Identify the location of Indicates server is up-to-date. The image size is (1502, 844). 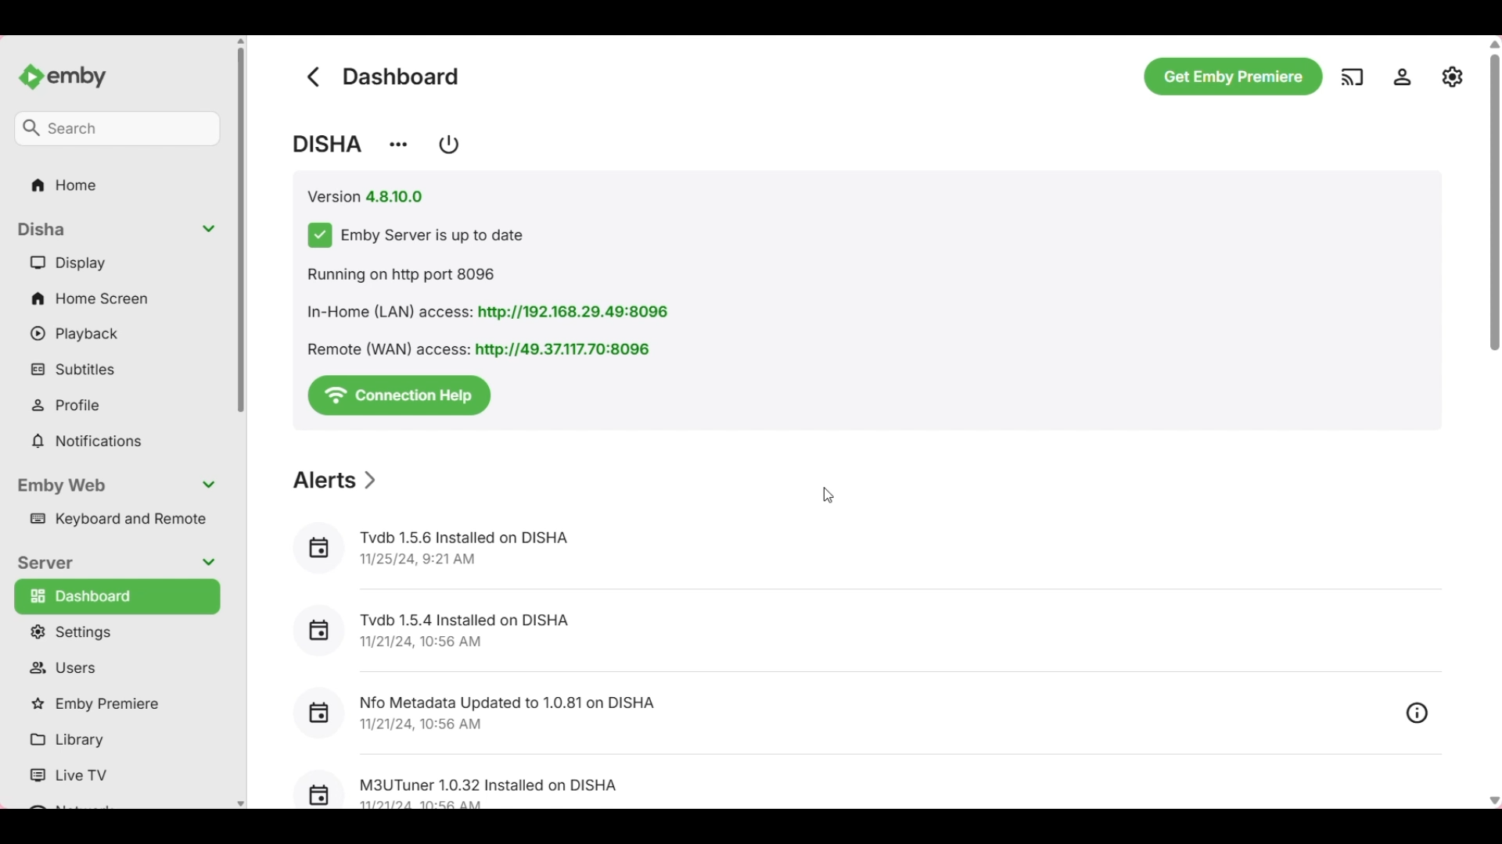
(415, 235).